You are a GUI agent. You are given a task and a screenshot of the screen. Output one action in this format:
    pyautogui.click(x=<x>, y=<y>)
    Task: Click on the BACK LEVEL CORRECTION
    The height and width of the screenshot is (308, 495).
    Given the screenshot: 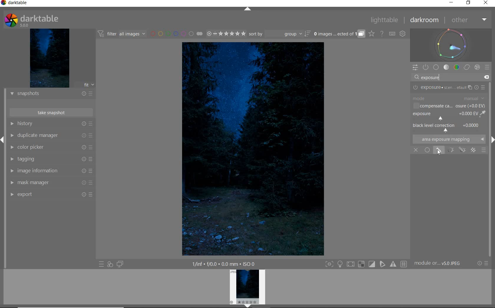 What is the action you would take?
    pyautogui.click(x=447, y=127)
    